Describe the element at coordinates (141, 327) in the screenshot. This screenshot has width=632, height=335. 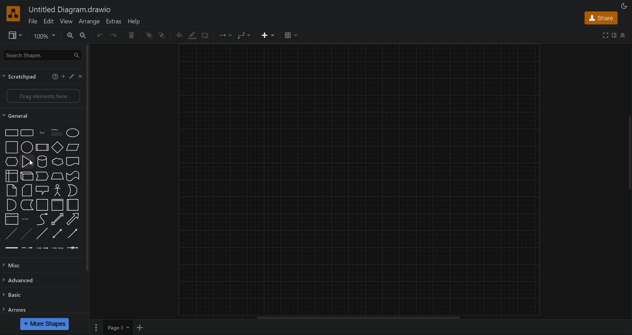
I see `Add Page` at that location.